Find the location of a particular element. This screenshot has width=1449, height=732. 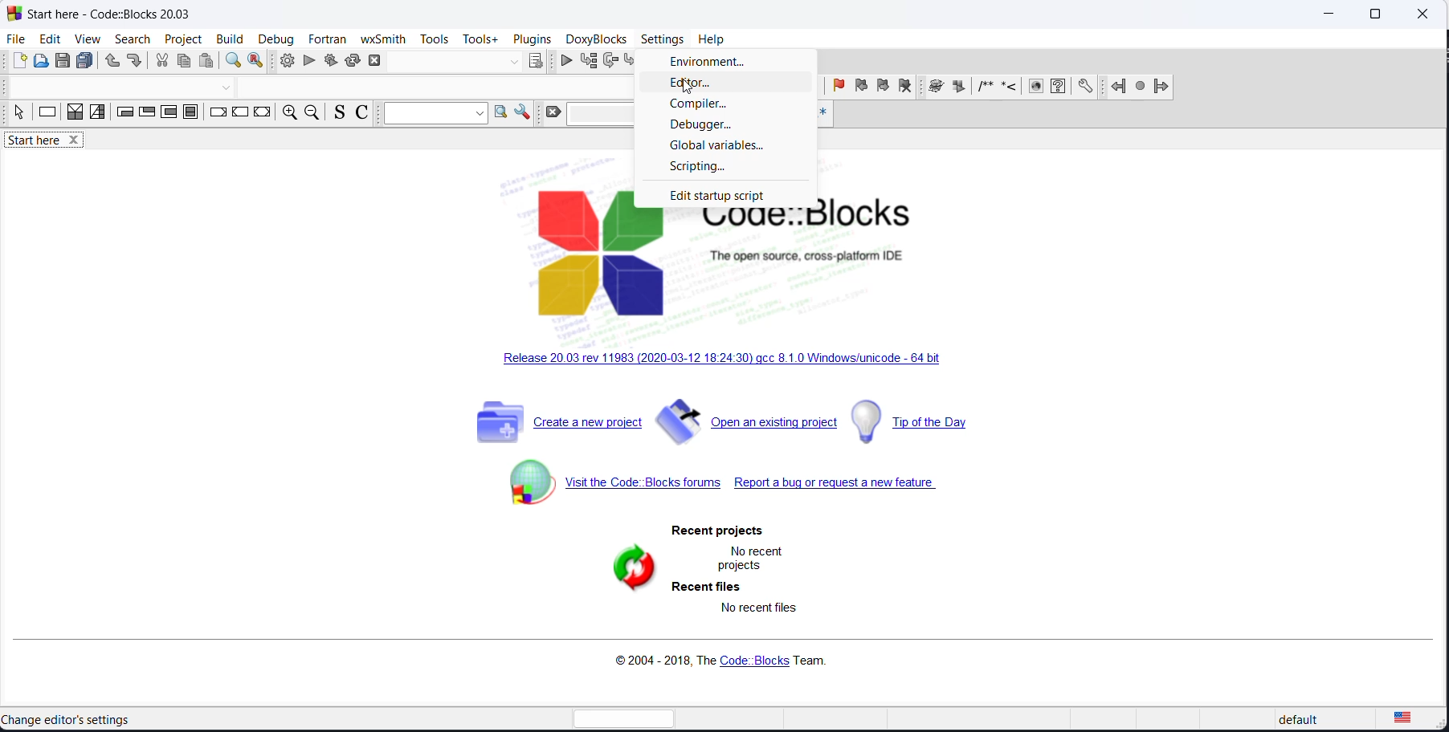

default is located at coordinates (1294, 721).